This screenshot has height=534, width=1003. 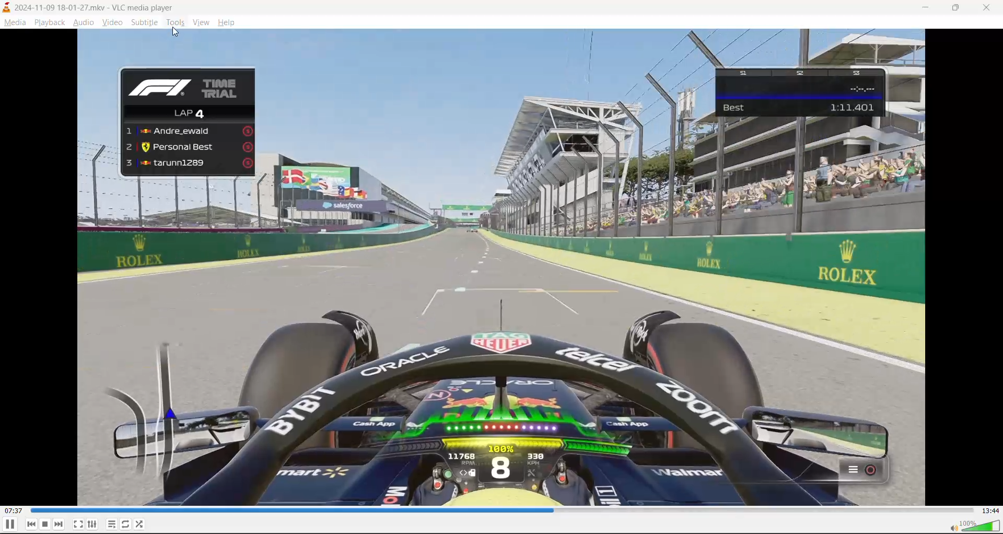 I want to click on video, so click(x=500, y=267).